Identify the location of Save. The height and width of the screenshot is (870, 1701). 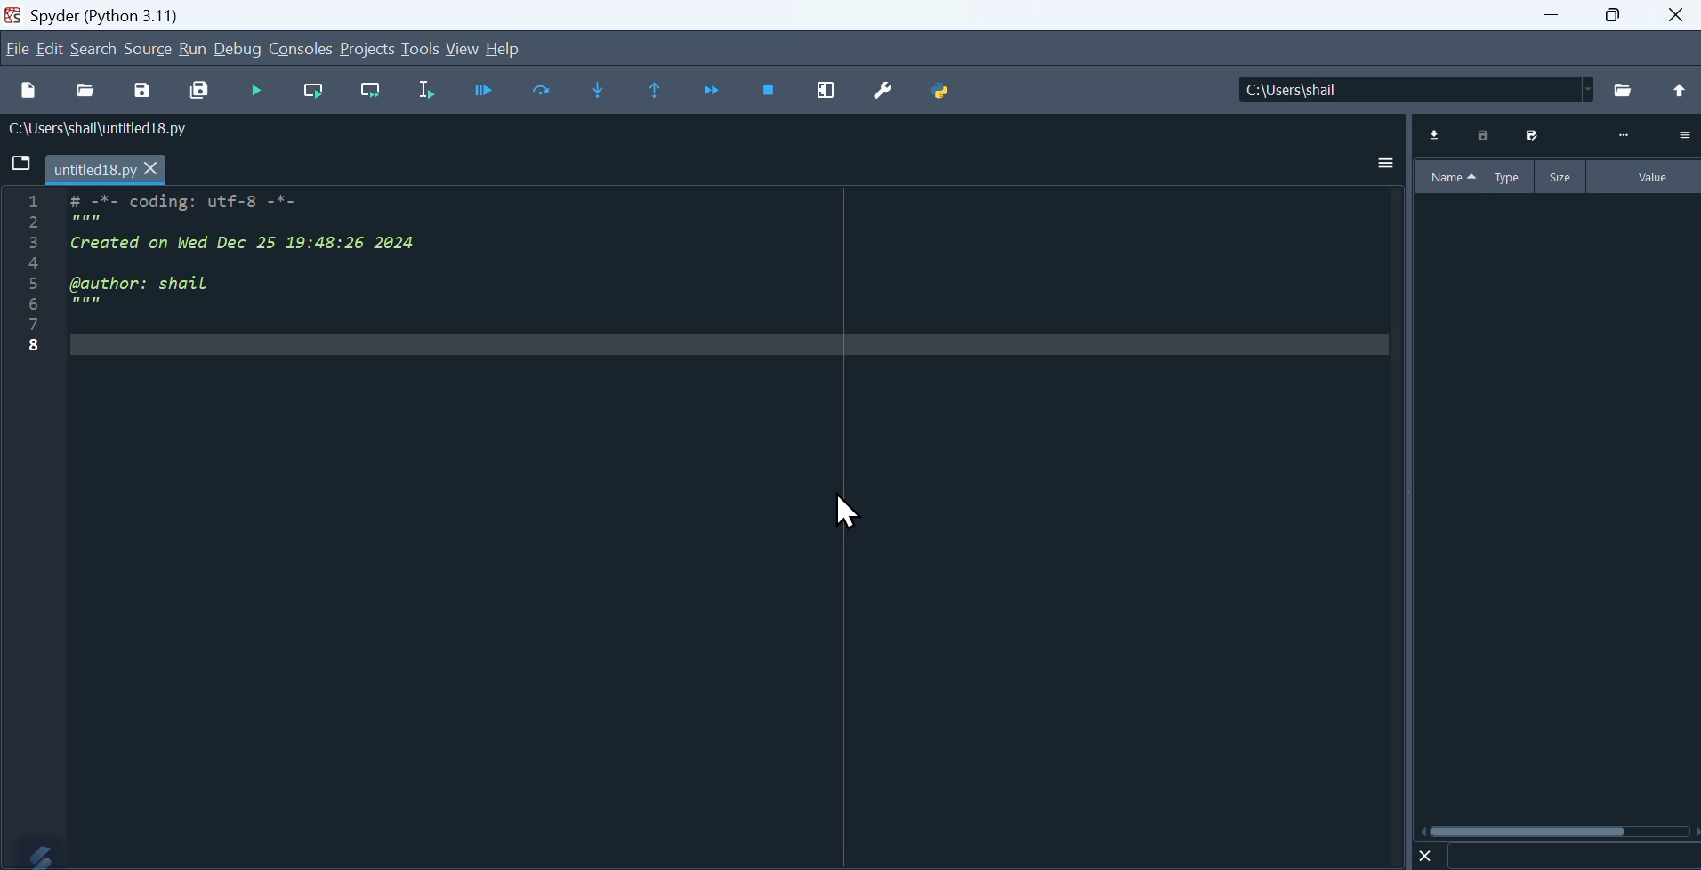
(1529, 135).